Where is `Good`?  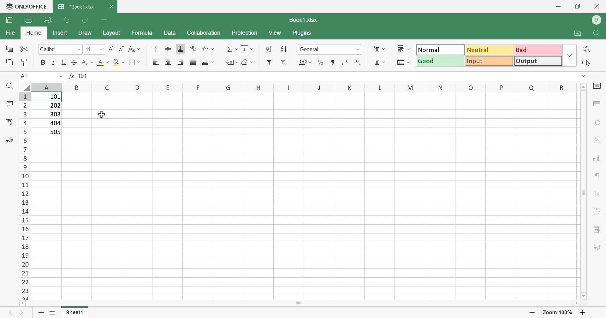
Good is located at coordinates (439, 61).